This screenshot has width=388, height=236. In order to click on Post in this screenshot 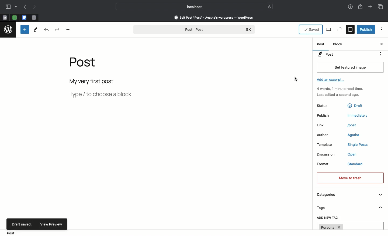, I will do `click(344, 54)`.